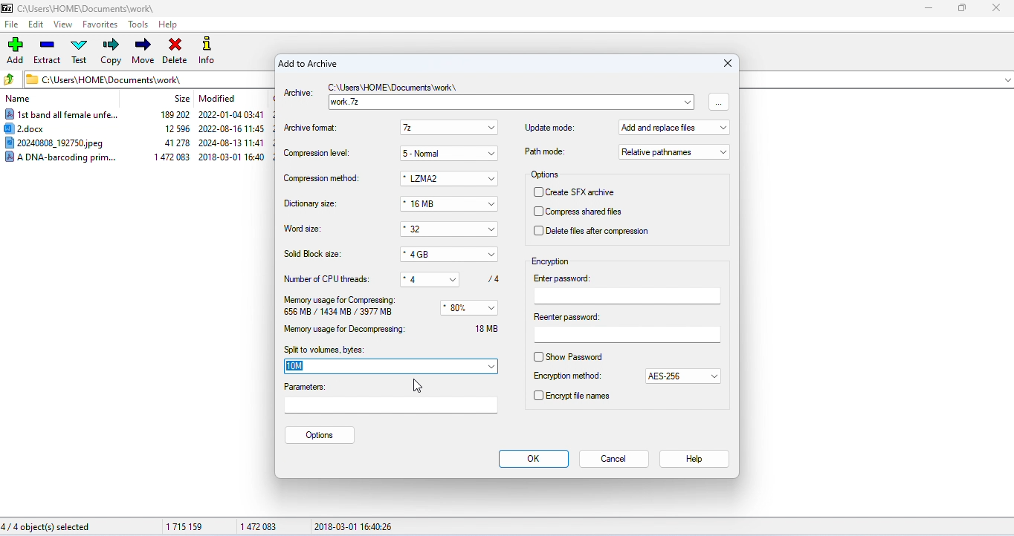 This screenshot has width=1014, height=536. I want to click on options, so click(320, 435).